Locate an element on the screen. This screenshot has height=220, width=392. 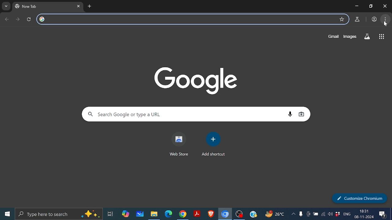
close window is located at coordinates (385, 6).